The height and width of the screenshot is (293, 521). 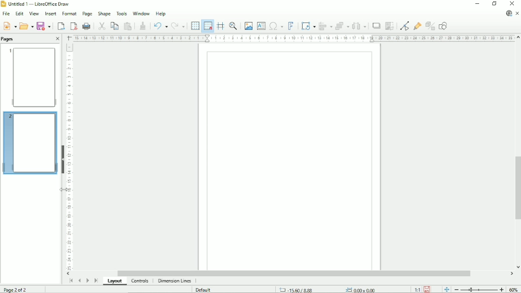 I want to click on Export, so click(x=60, y=26).